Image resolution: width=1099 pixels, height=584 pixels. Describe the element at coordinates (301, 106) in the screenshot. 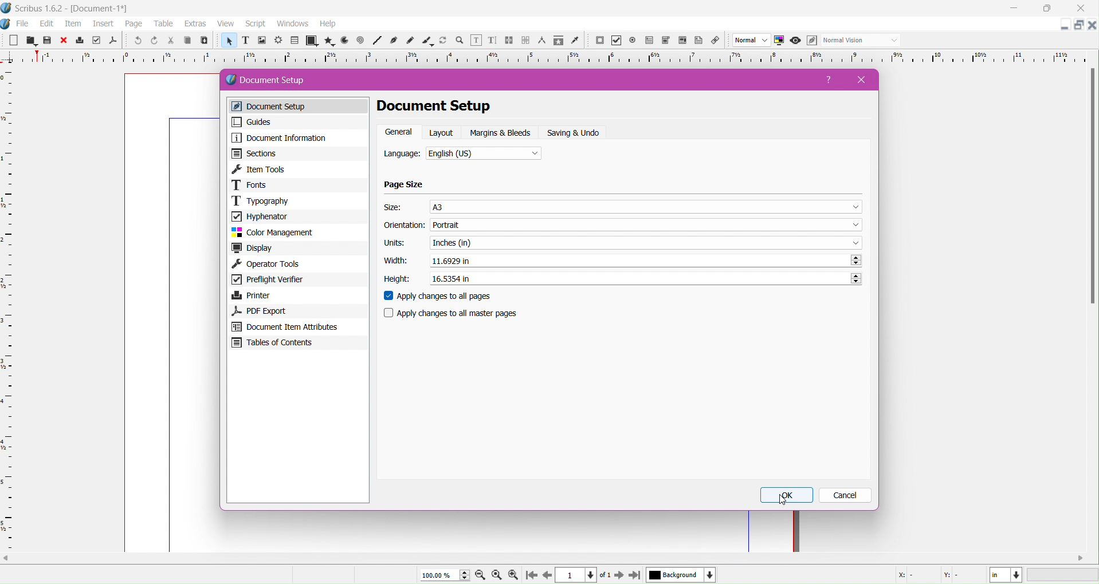

I see `Document Setup` at that location.